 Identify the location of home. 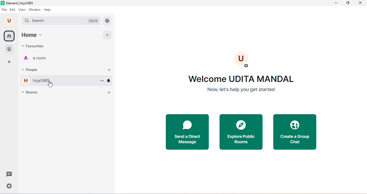
(10, 36).